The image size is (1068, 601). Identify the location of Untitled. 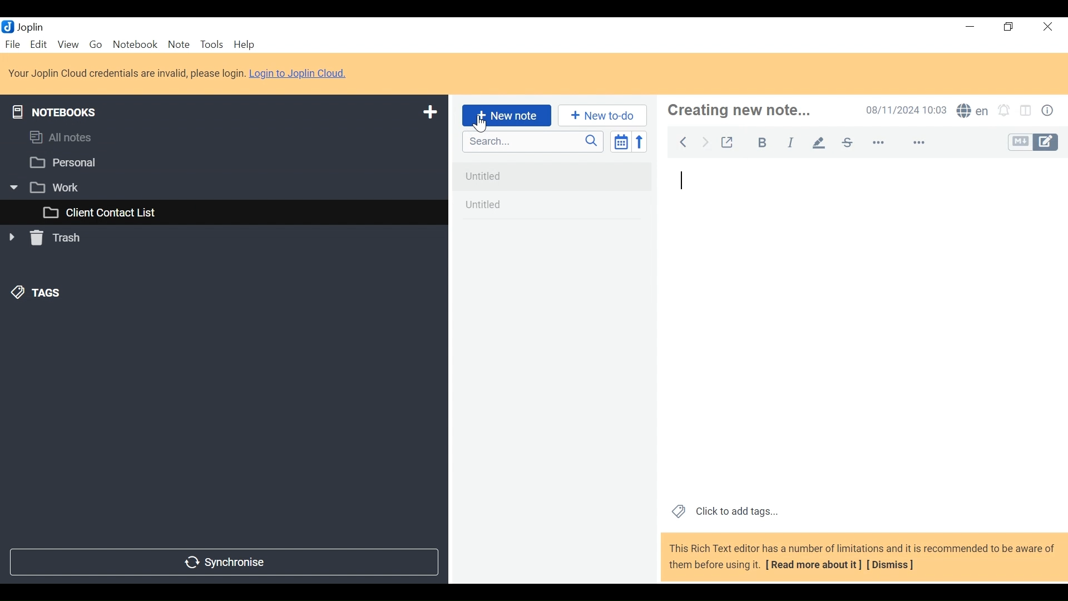
(553, 206).